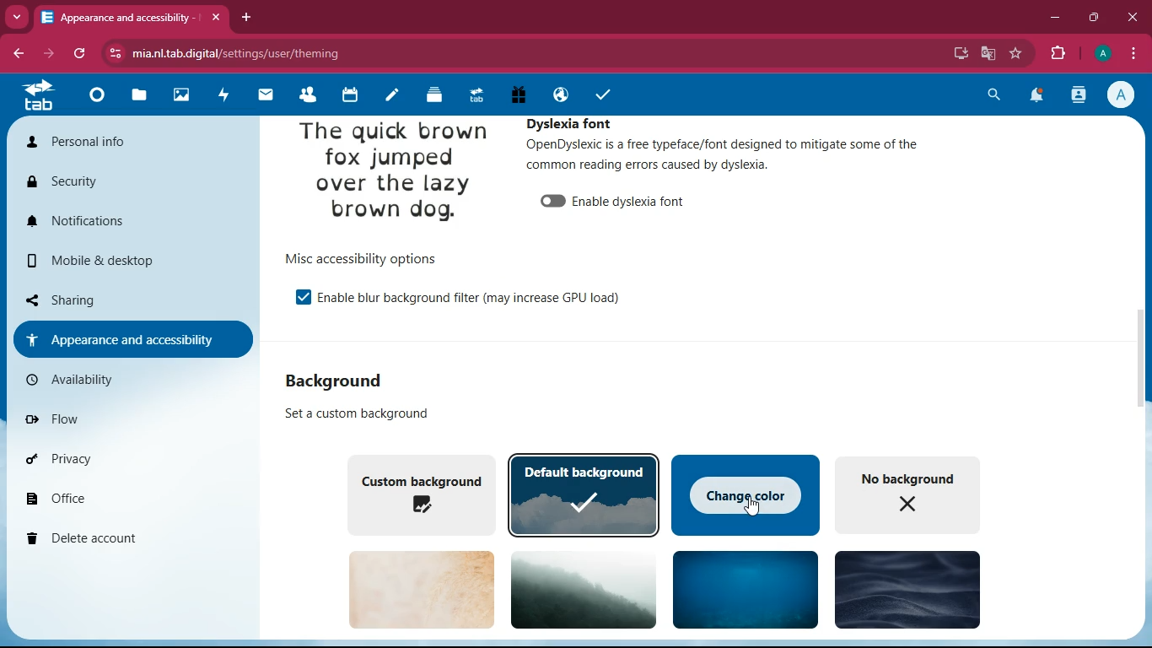 This screenshot has width=1152, height=648. What do you see at coordinates (574, 123) in the screenshot?
I see `dyslexia font` at bounding box center [574, 123].